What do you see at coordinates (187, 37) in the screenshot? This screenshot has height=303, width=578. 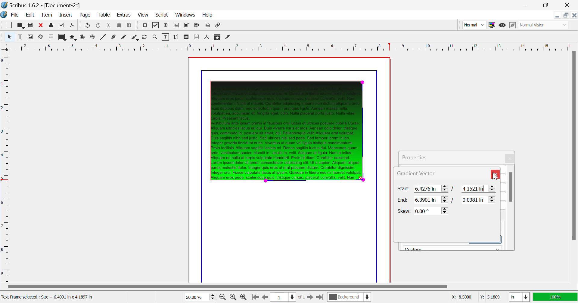 I see `Link Text Frames` at bounding box center [187, 37].